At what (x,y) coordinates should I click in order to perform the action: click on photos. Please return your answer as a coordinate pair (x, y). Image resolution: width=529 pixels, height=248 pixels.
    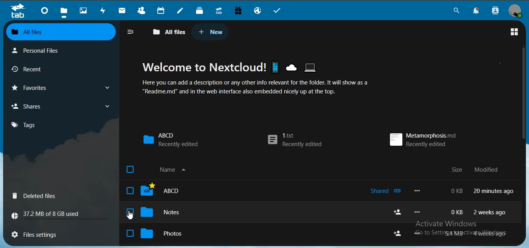
    Looking at the image, I should click on (180, 232).